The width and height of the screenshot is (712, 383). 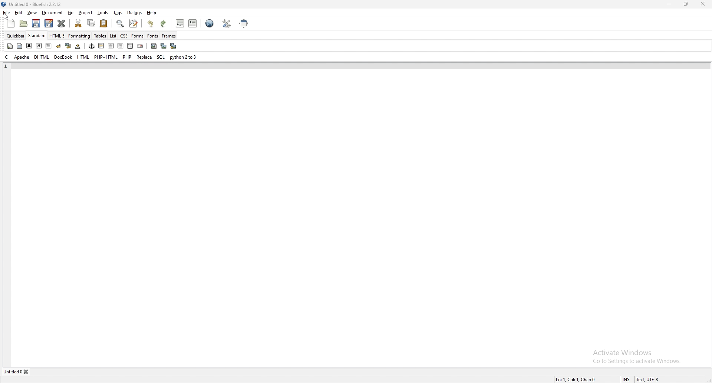 What do you see at coordinates (145, 57) in the screenshot?
I see `replace` at bounding box center [145, 57].